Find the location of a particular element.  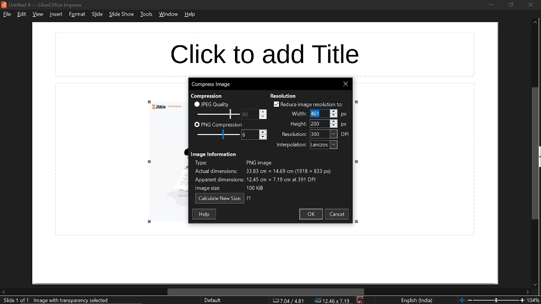

resolution is located at coordinates (324, 134).